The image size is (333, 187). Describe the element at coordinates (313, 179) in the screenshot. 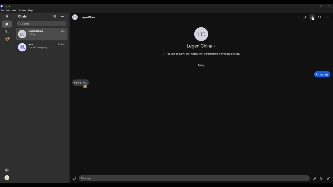

I see `sticker` at that location.